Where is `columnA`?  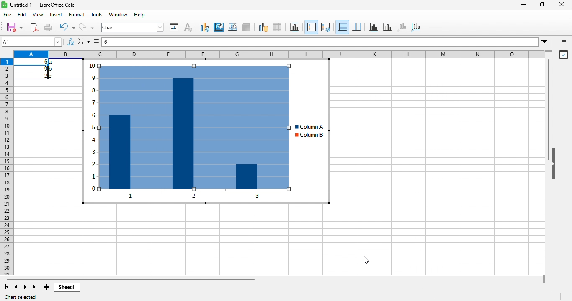
columnA is located at coordinates (306, 126).